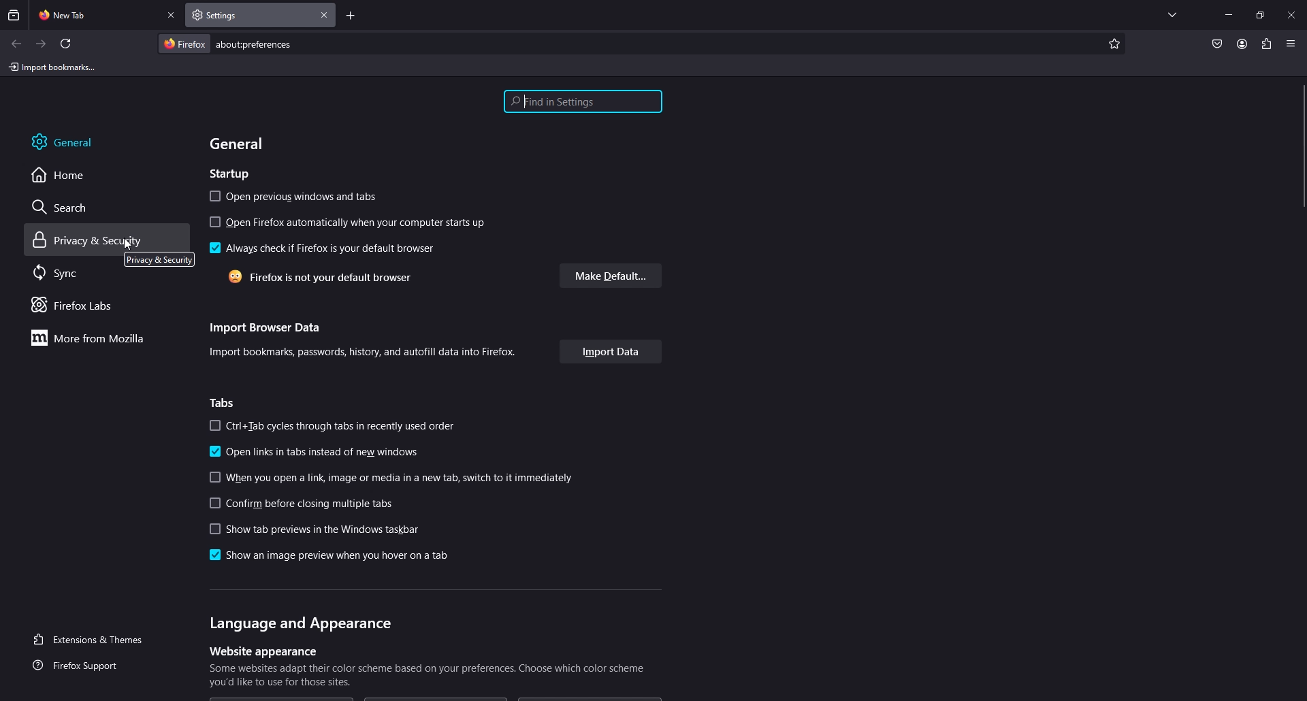 The width and height of the screenshot is (1307, 701). What do you see at coordinates (184, 44) in the screenshot?
I see `firefox logo` at bounding box center [184, 44].